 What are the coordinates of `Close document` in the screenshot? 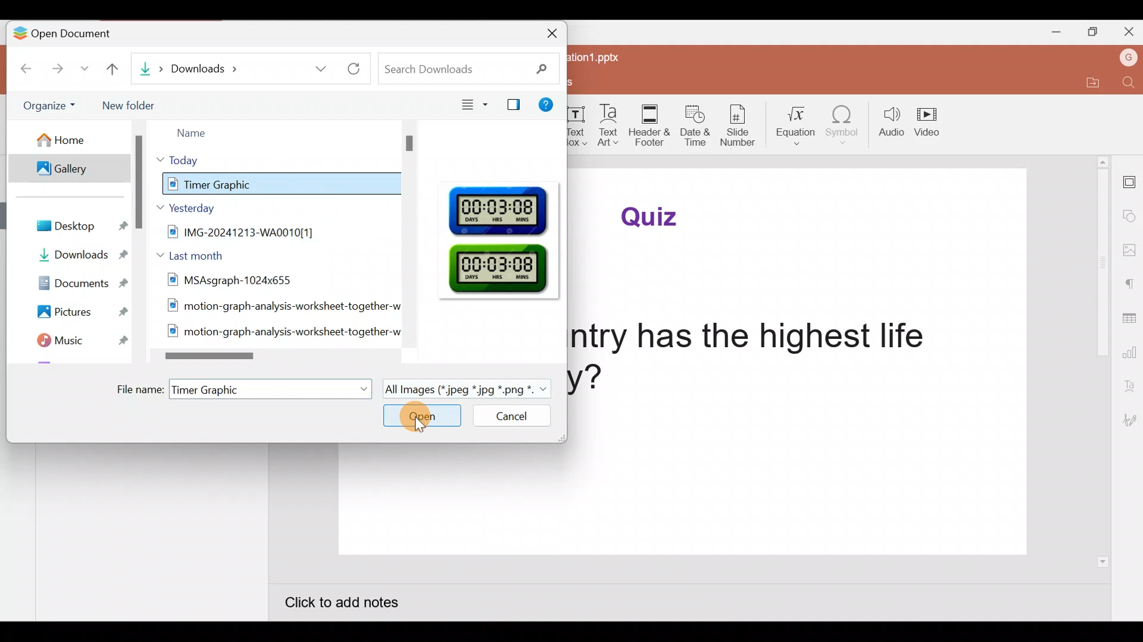 It's located at (543, 35).